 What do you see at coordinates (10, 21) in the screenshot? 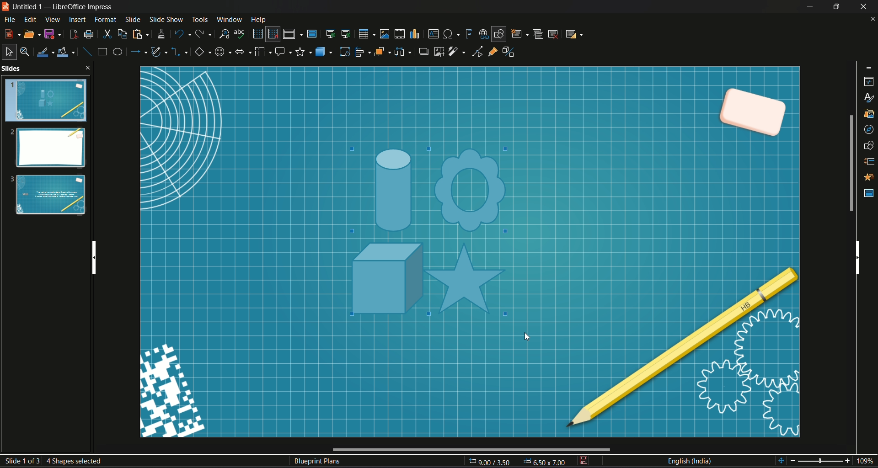
I see `File` at bounding box center [10, 21].